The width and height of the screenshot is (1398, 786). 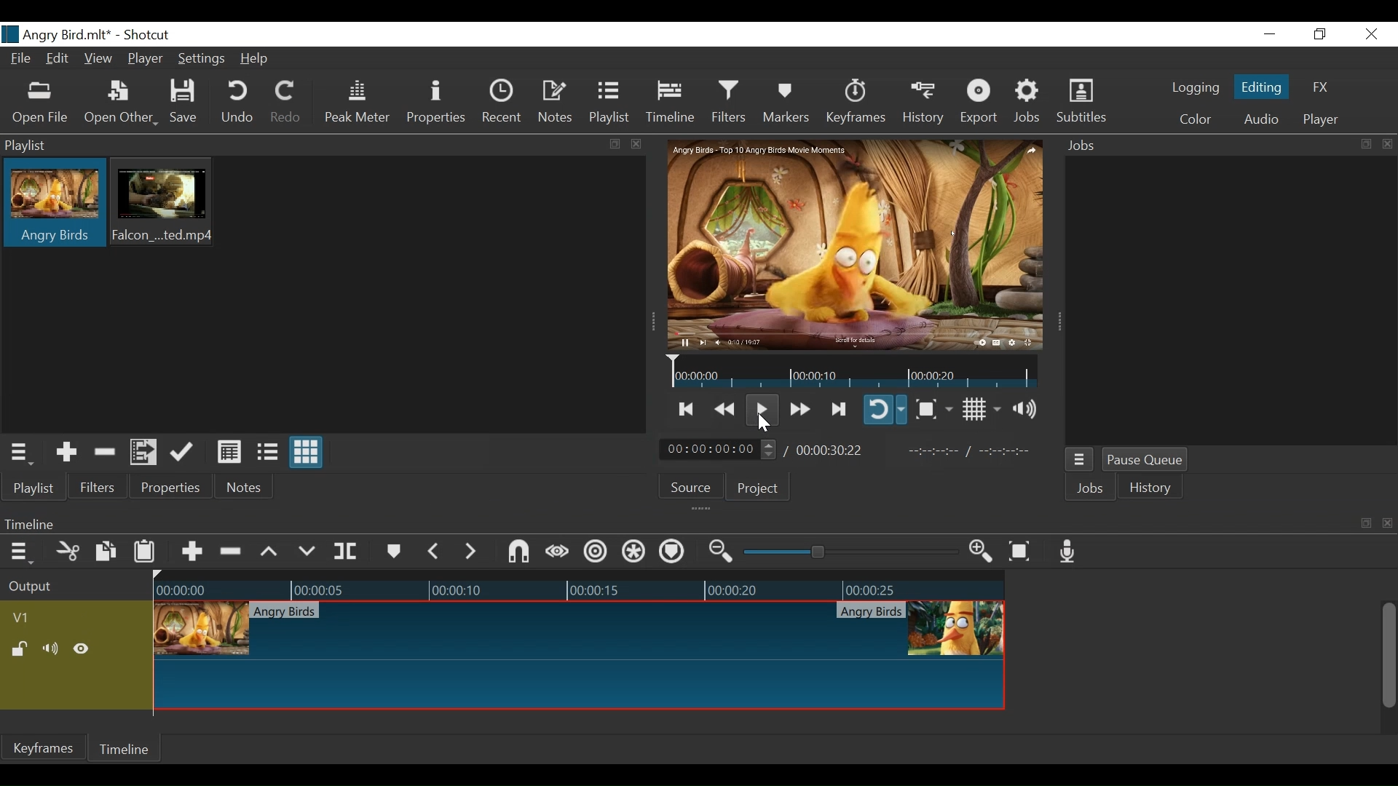 I want to click on Audio, so click(x=1261, y=119).